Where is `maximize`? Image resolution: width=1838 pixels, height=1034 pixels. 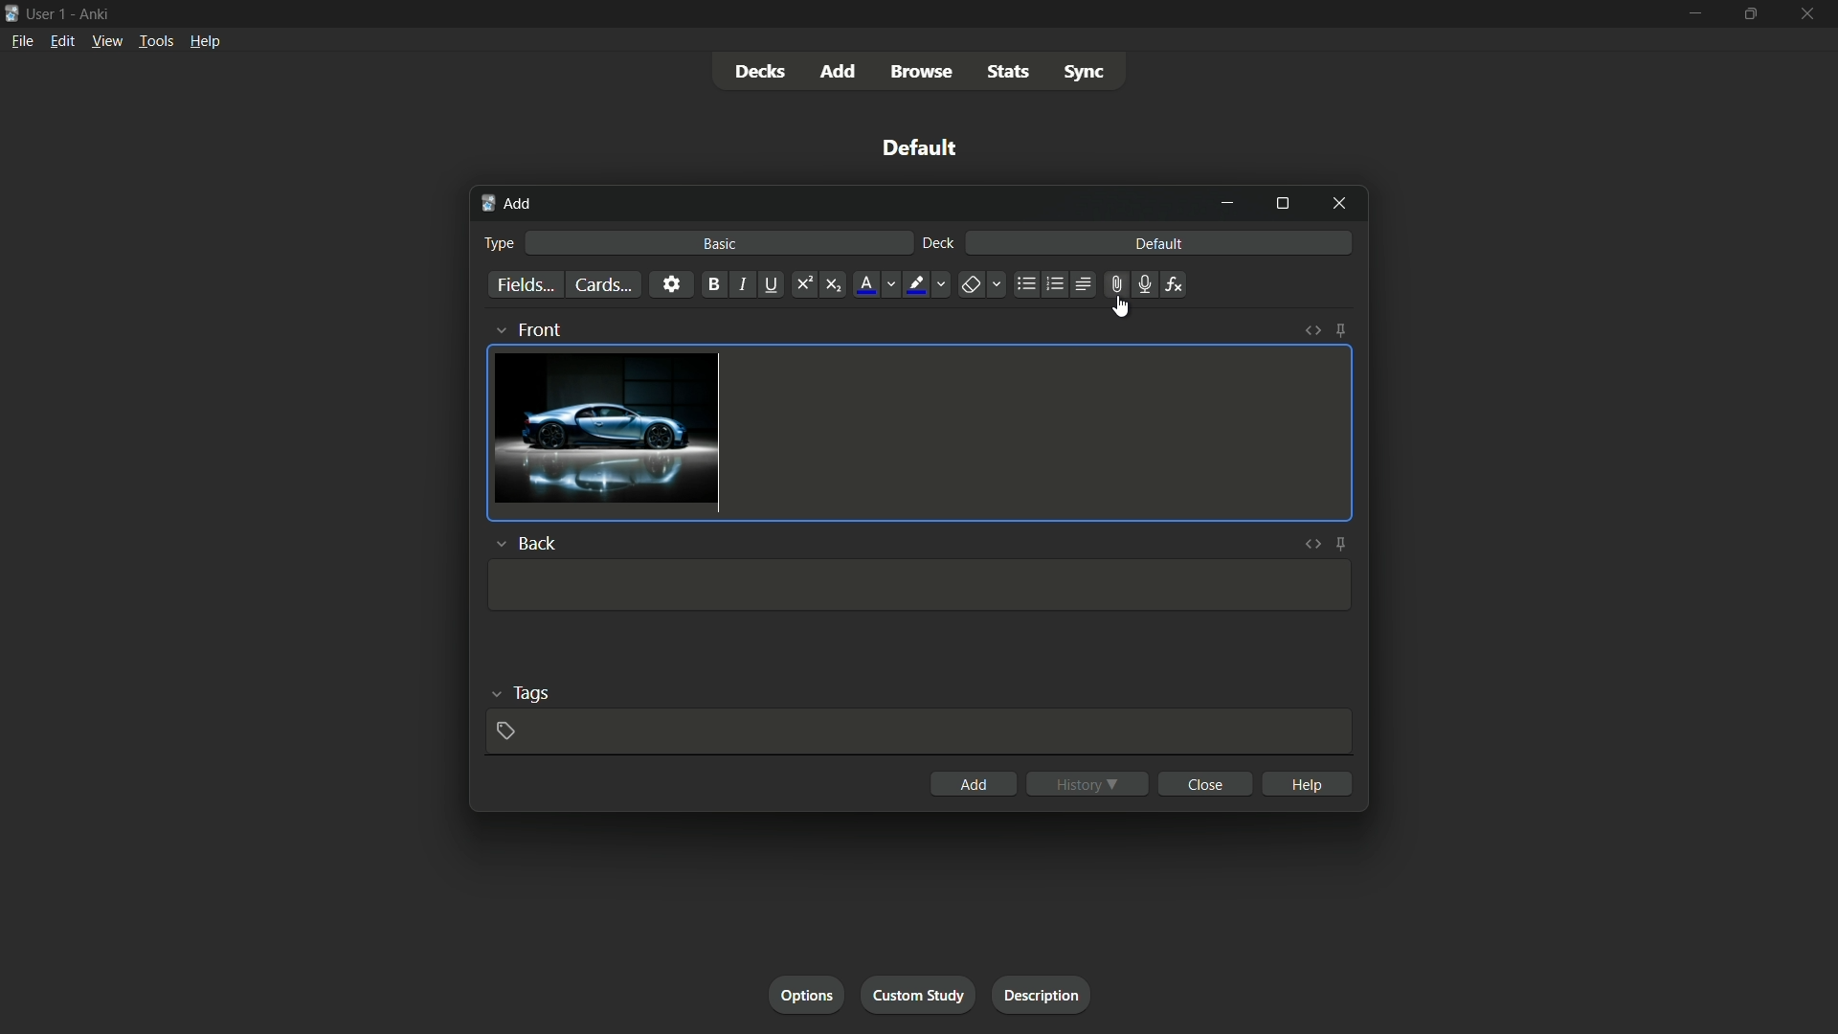
maximize is located at coordinates (1282, 205).